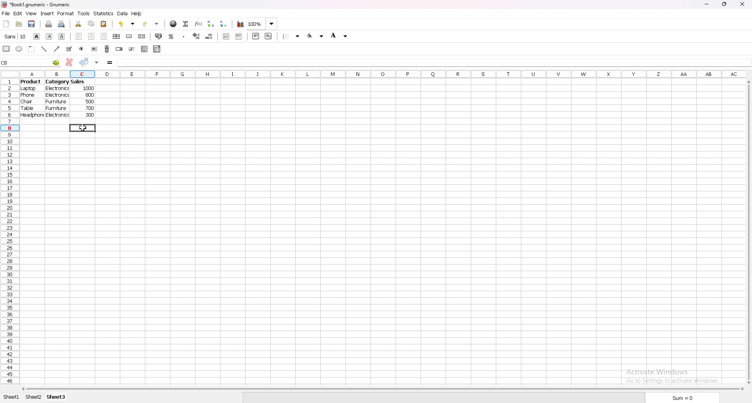 The image size is (752, 403). What do you see at coordinates (84, 62) in the screenshot?
I see `accept changes` at bounding box center [84, 62].